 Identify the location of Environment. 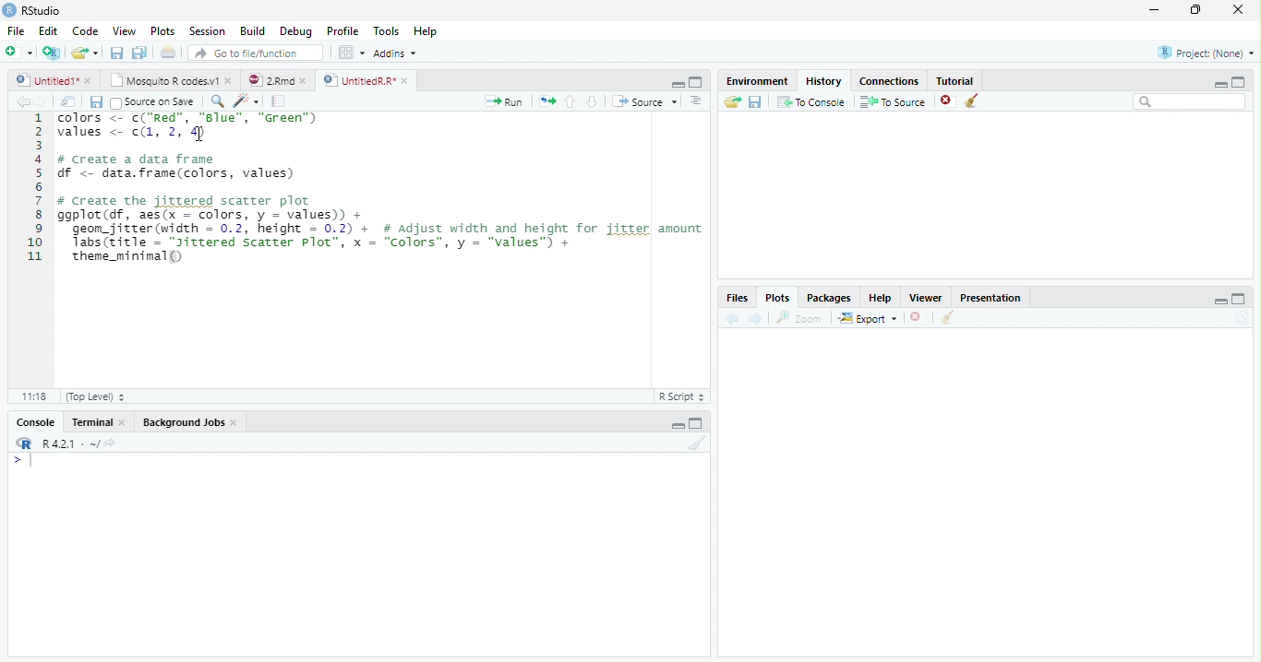
(756, 80).